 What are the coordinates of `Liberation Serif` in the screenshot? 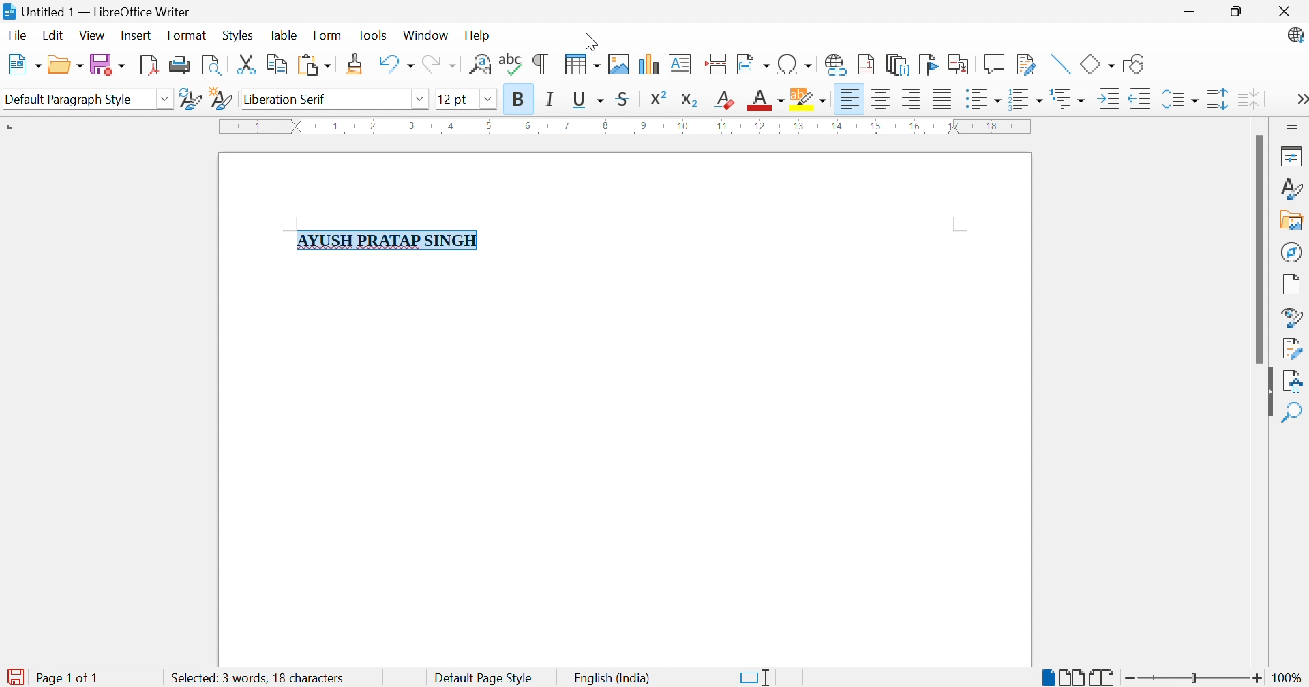 It's located at (288, 100).